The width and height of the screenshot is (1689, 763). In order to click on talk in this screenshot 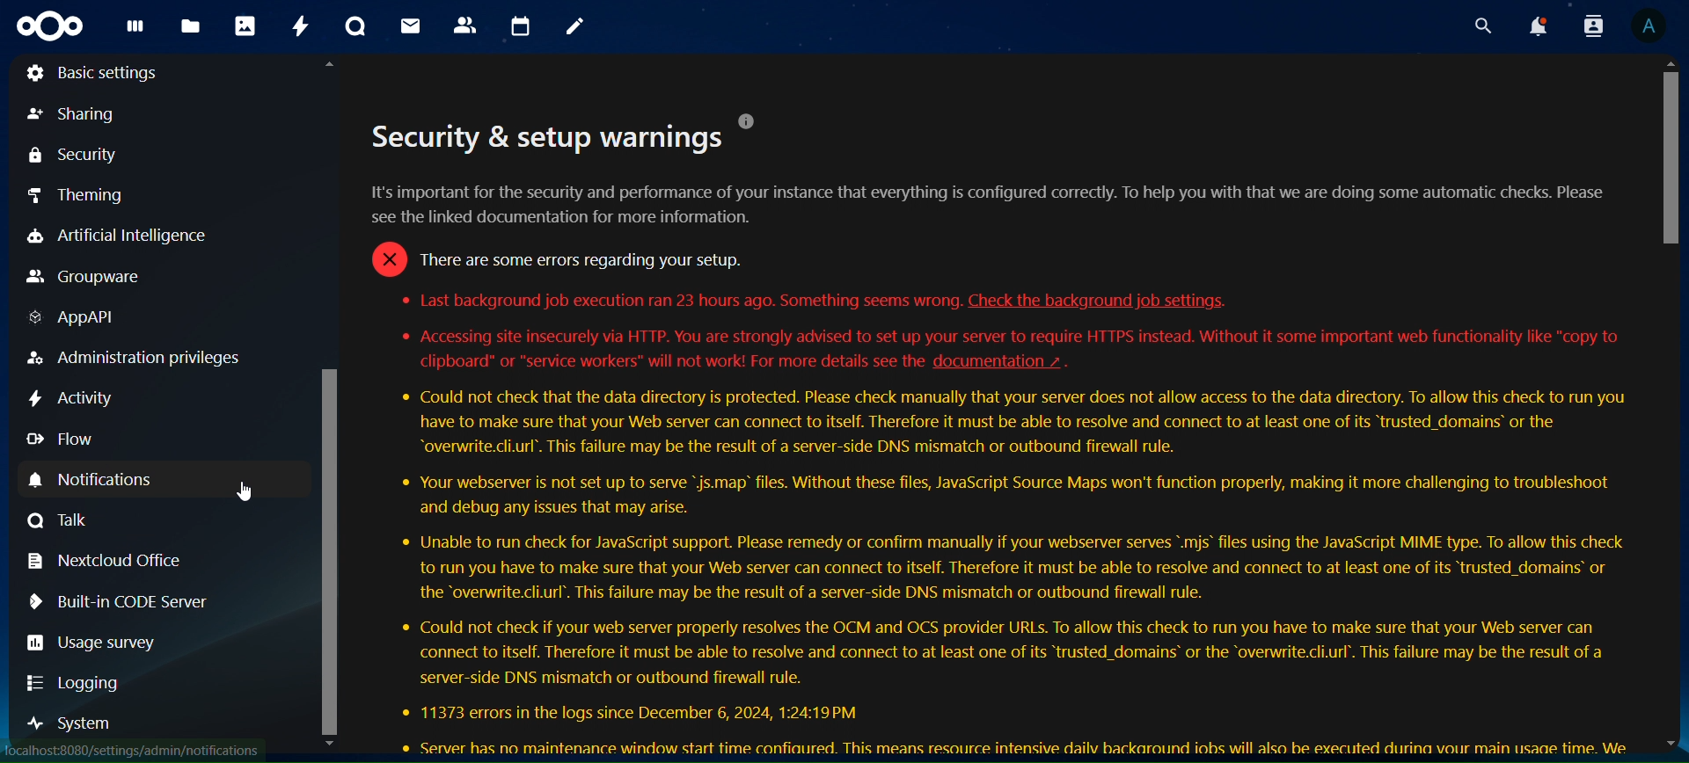, I will do `click(352, 28)`.